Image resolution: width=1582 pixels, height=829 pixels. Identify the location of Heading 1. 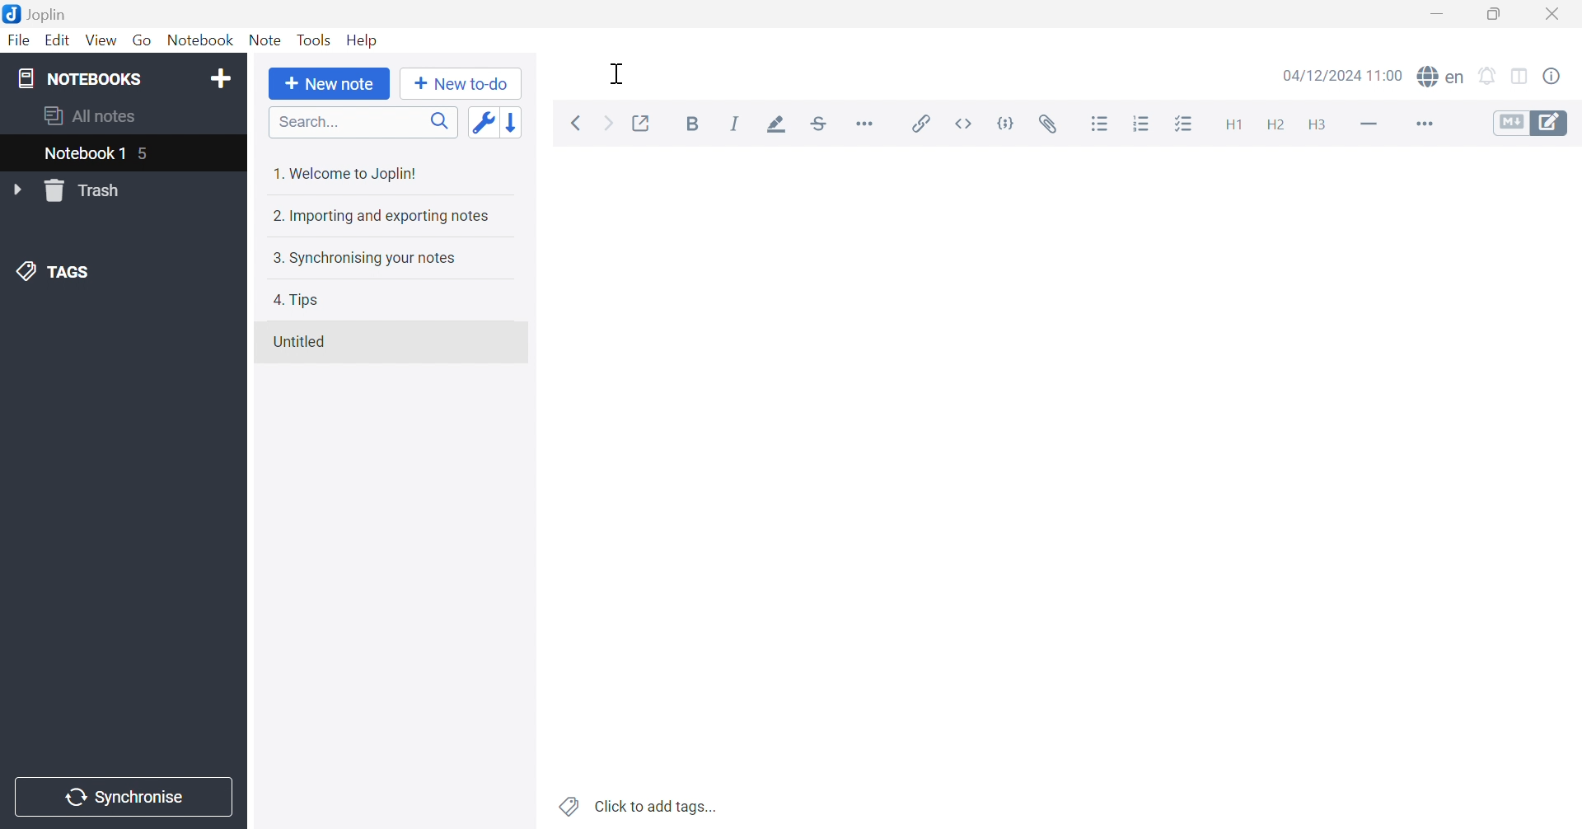
(1233, 126).